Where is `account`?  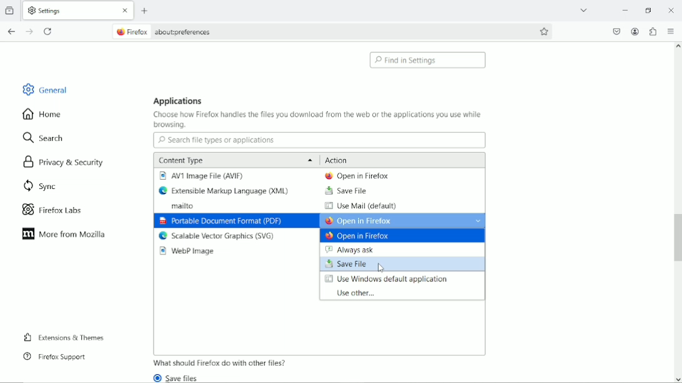
account is located at coordinates (635, 32).